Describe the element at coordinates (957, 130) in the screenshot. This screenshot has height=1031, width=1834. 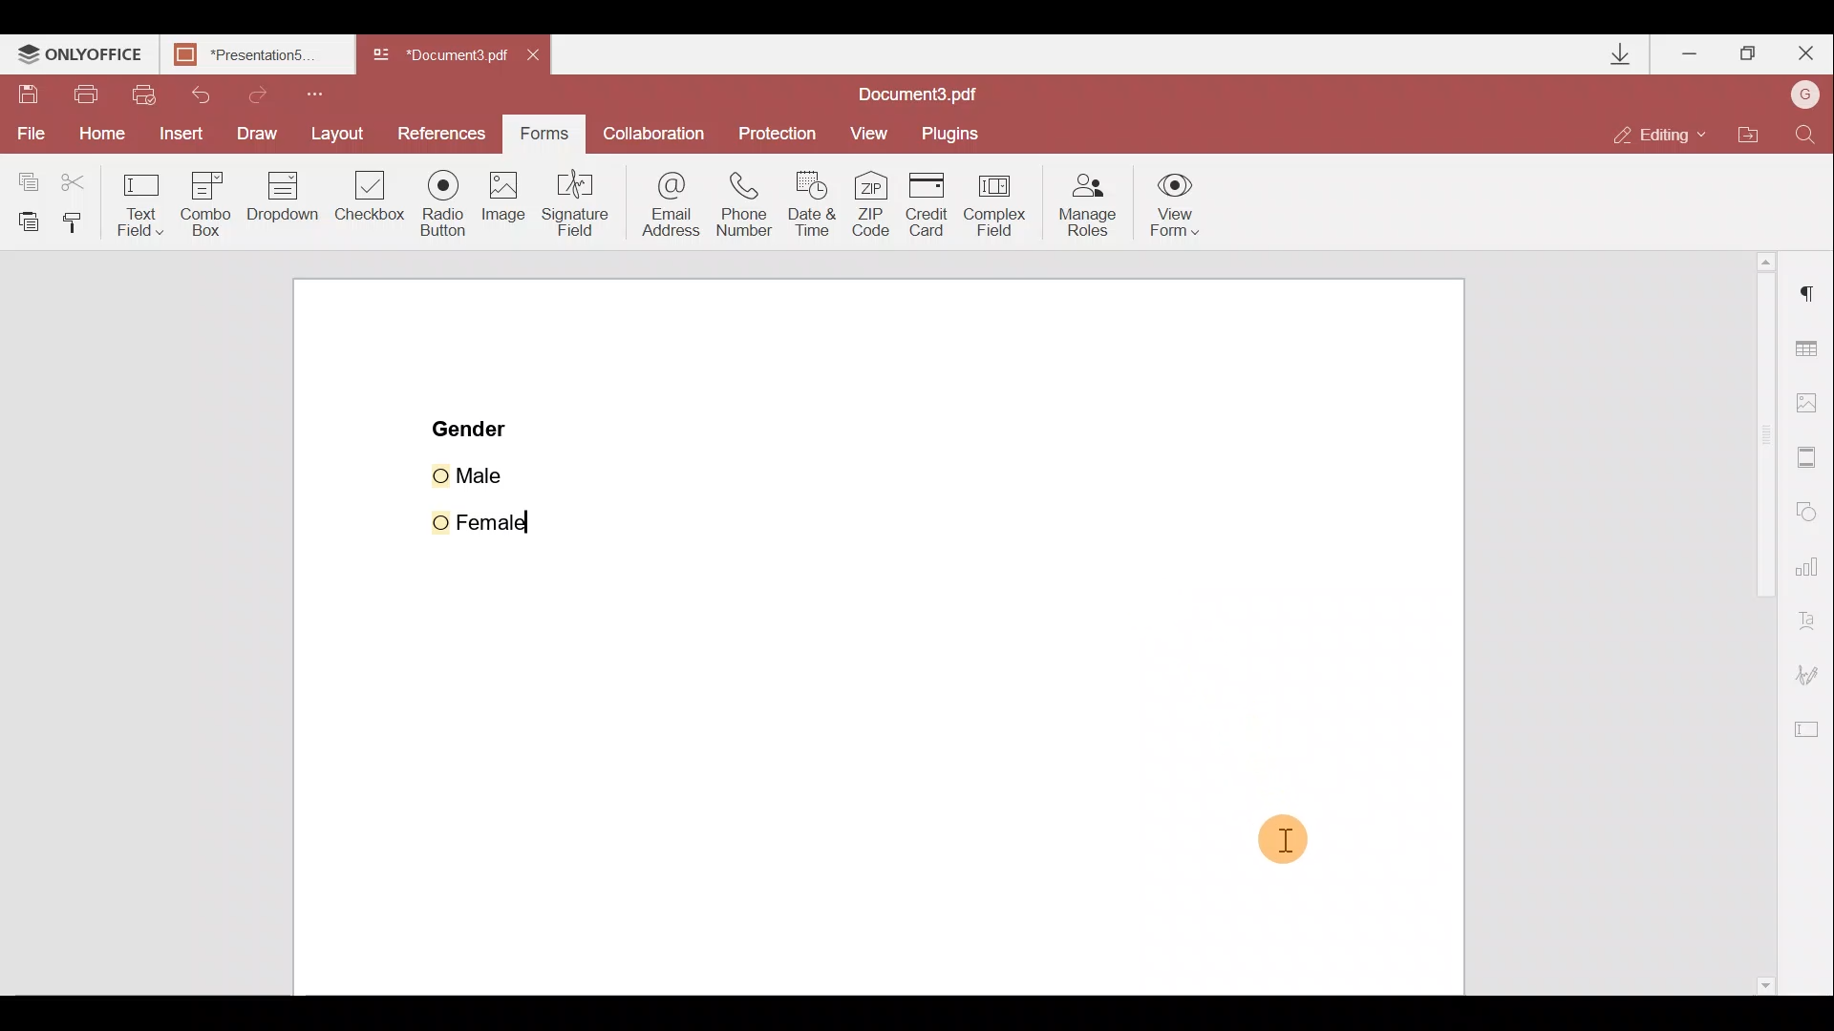
I see `Plugins` at that location.